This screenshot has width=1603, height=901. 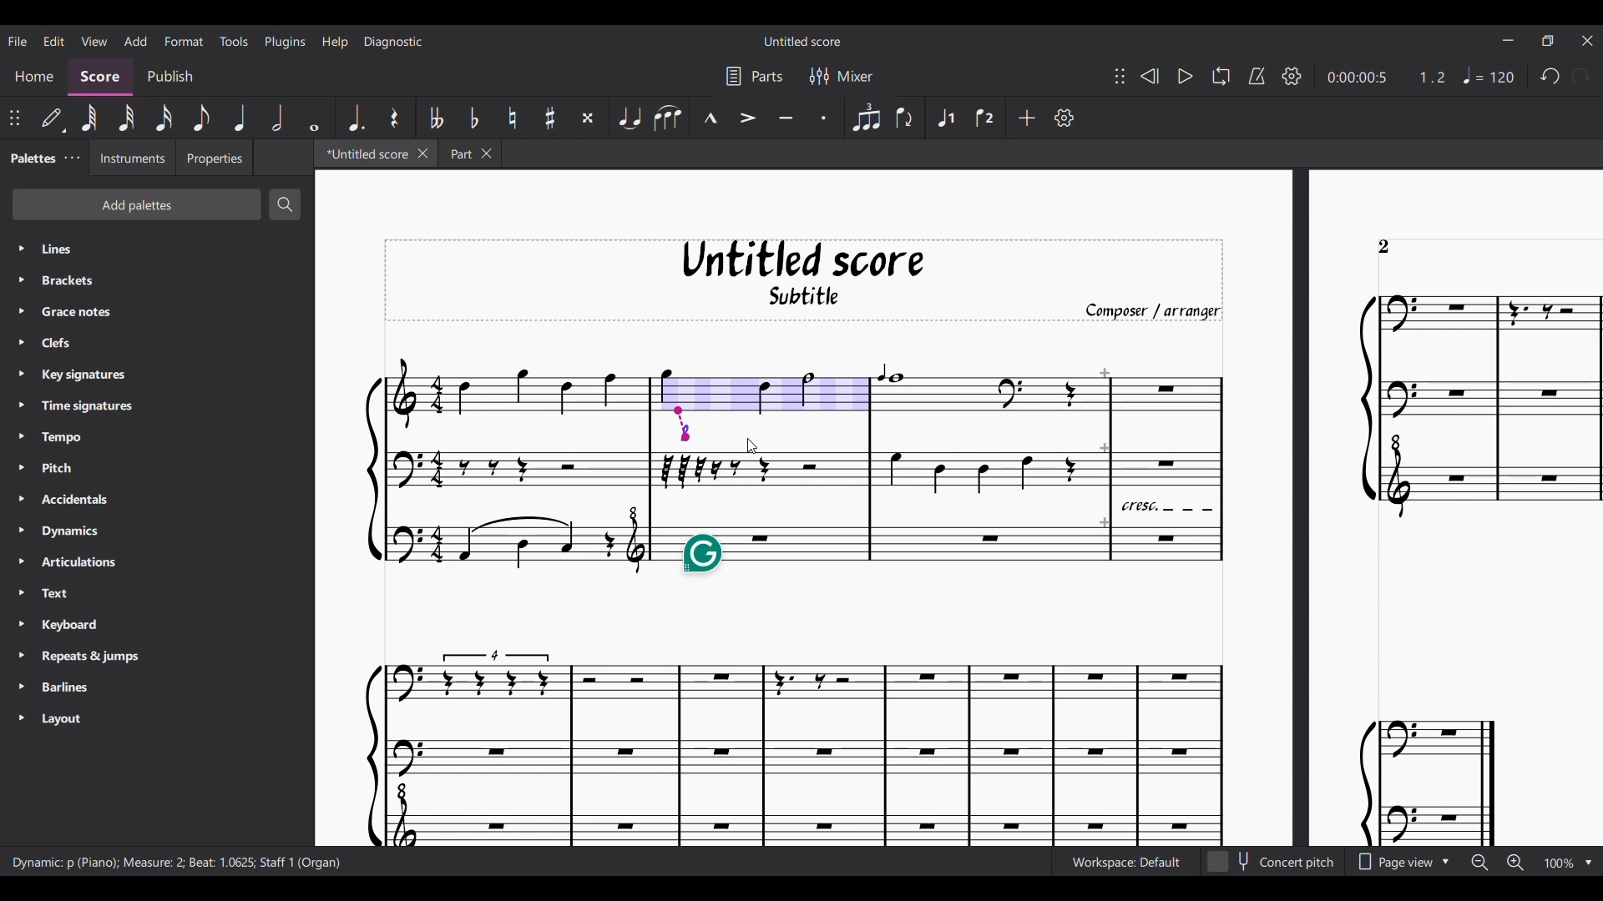 What do you see at coordinates (32, 157) in the screenshot?
I see `Palettes, current tab` at bounding box center [32, 157].